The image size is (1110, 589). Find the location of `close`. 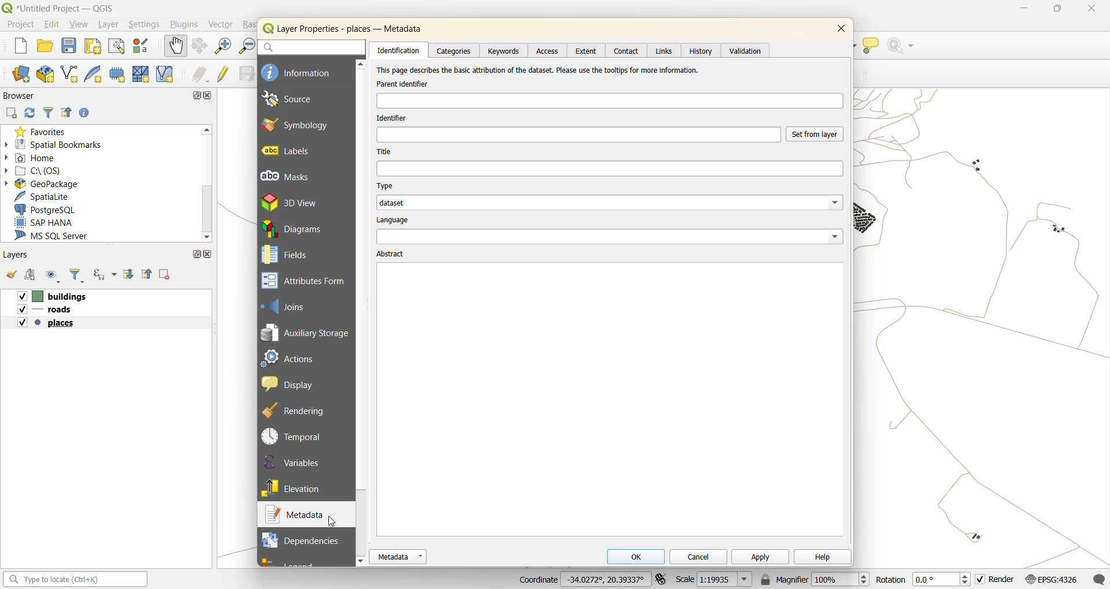

close is located at coordinates (1090, 12).